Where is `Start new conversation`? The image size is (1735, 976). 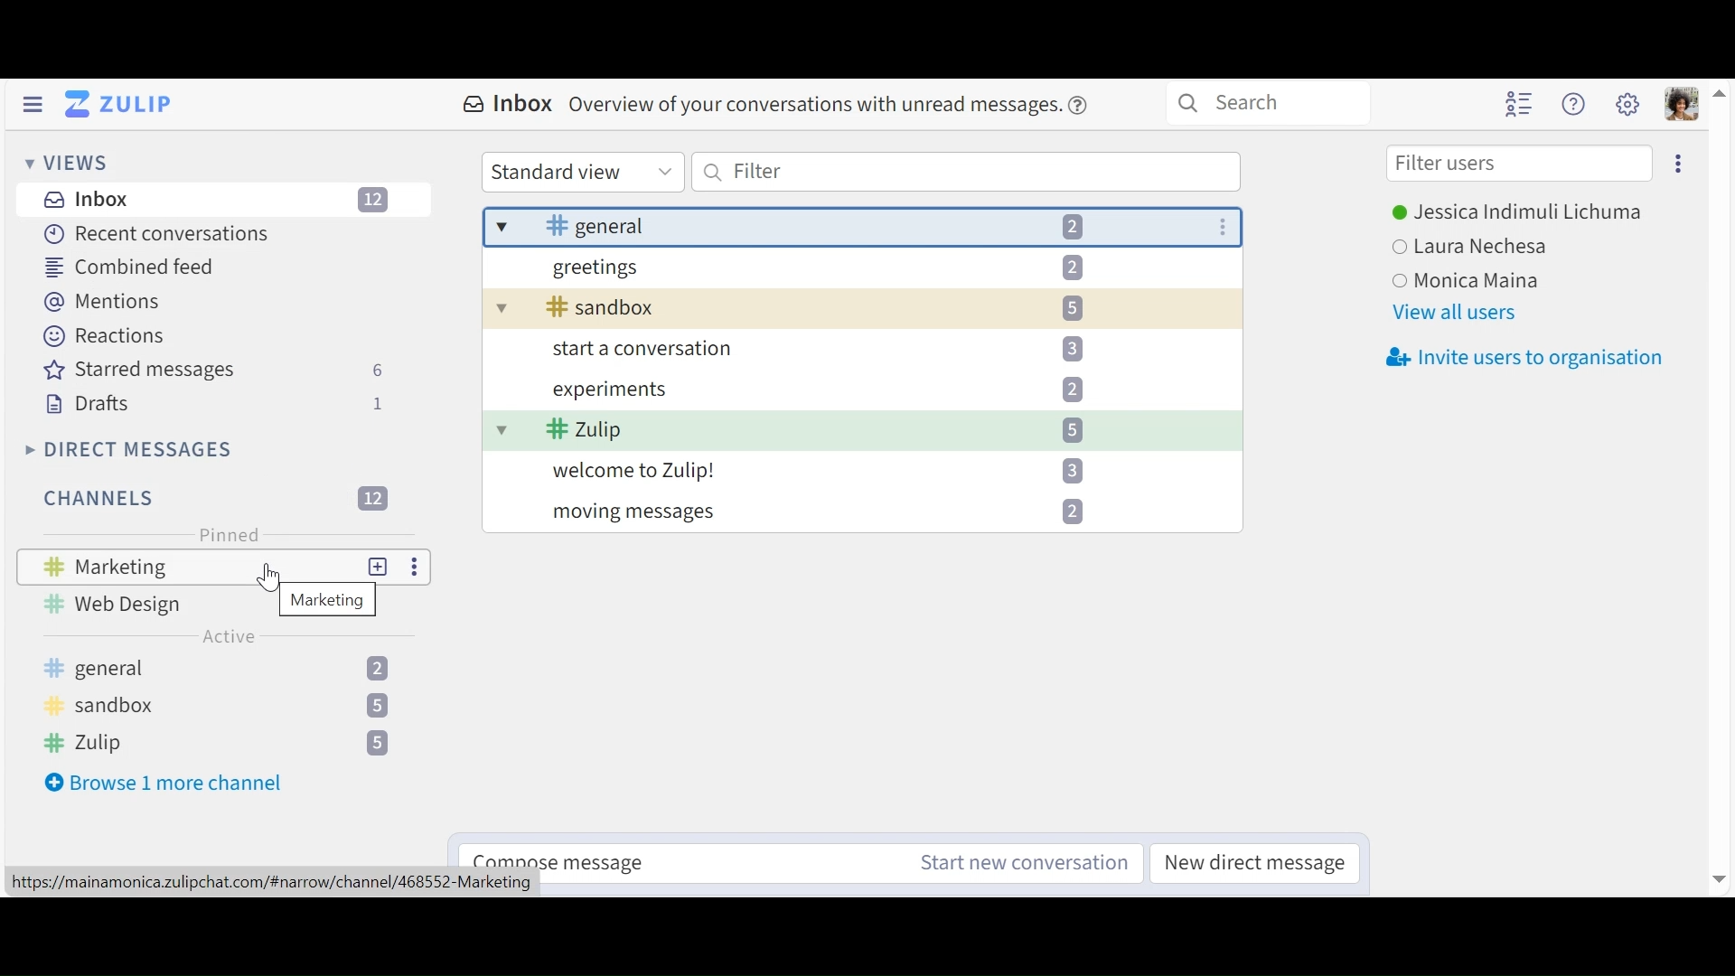 Start new conversation is located at coordinates (1011, 861).